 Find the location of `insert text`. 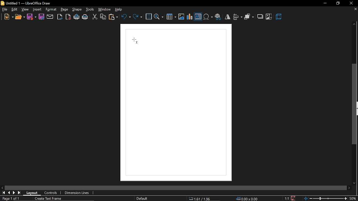

insert text is located at coordinates (198, 17).